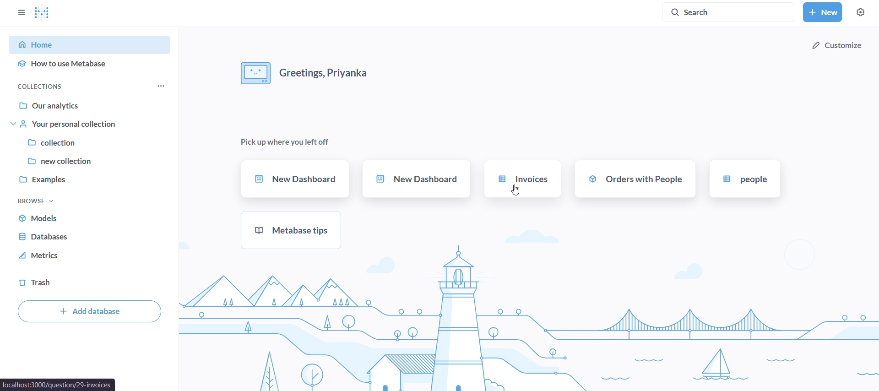  What do you see at coordinates (43, 86) in the screenshot?
I see `collections` at bounding box center [43, 86].